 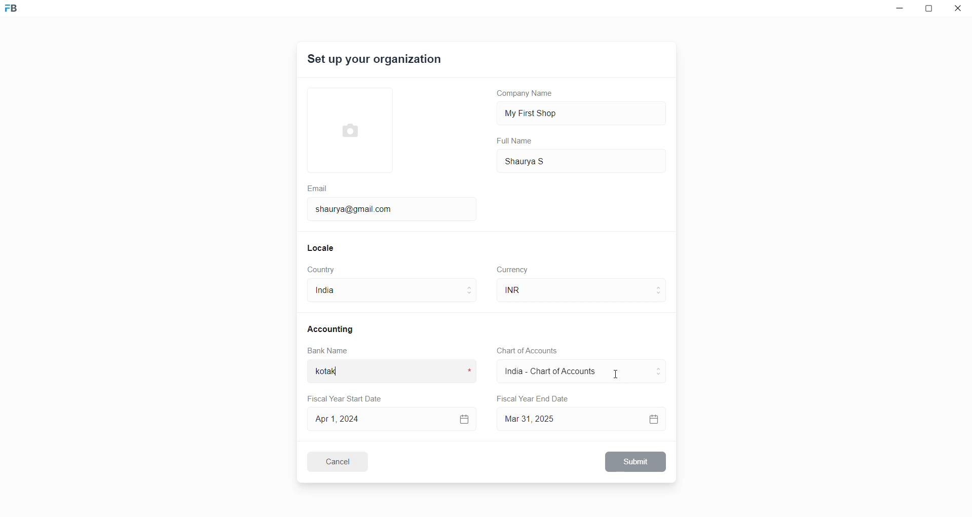 I want to click on Fiscal Year End Date, so click(x=534, y=399).